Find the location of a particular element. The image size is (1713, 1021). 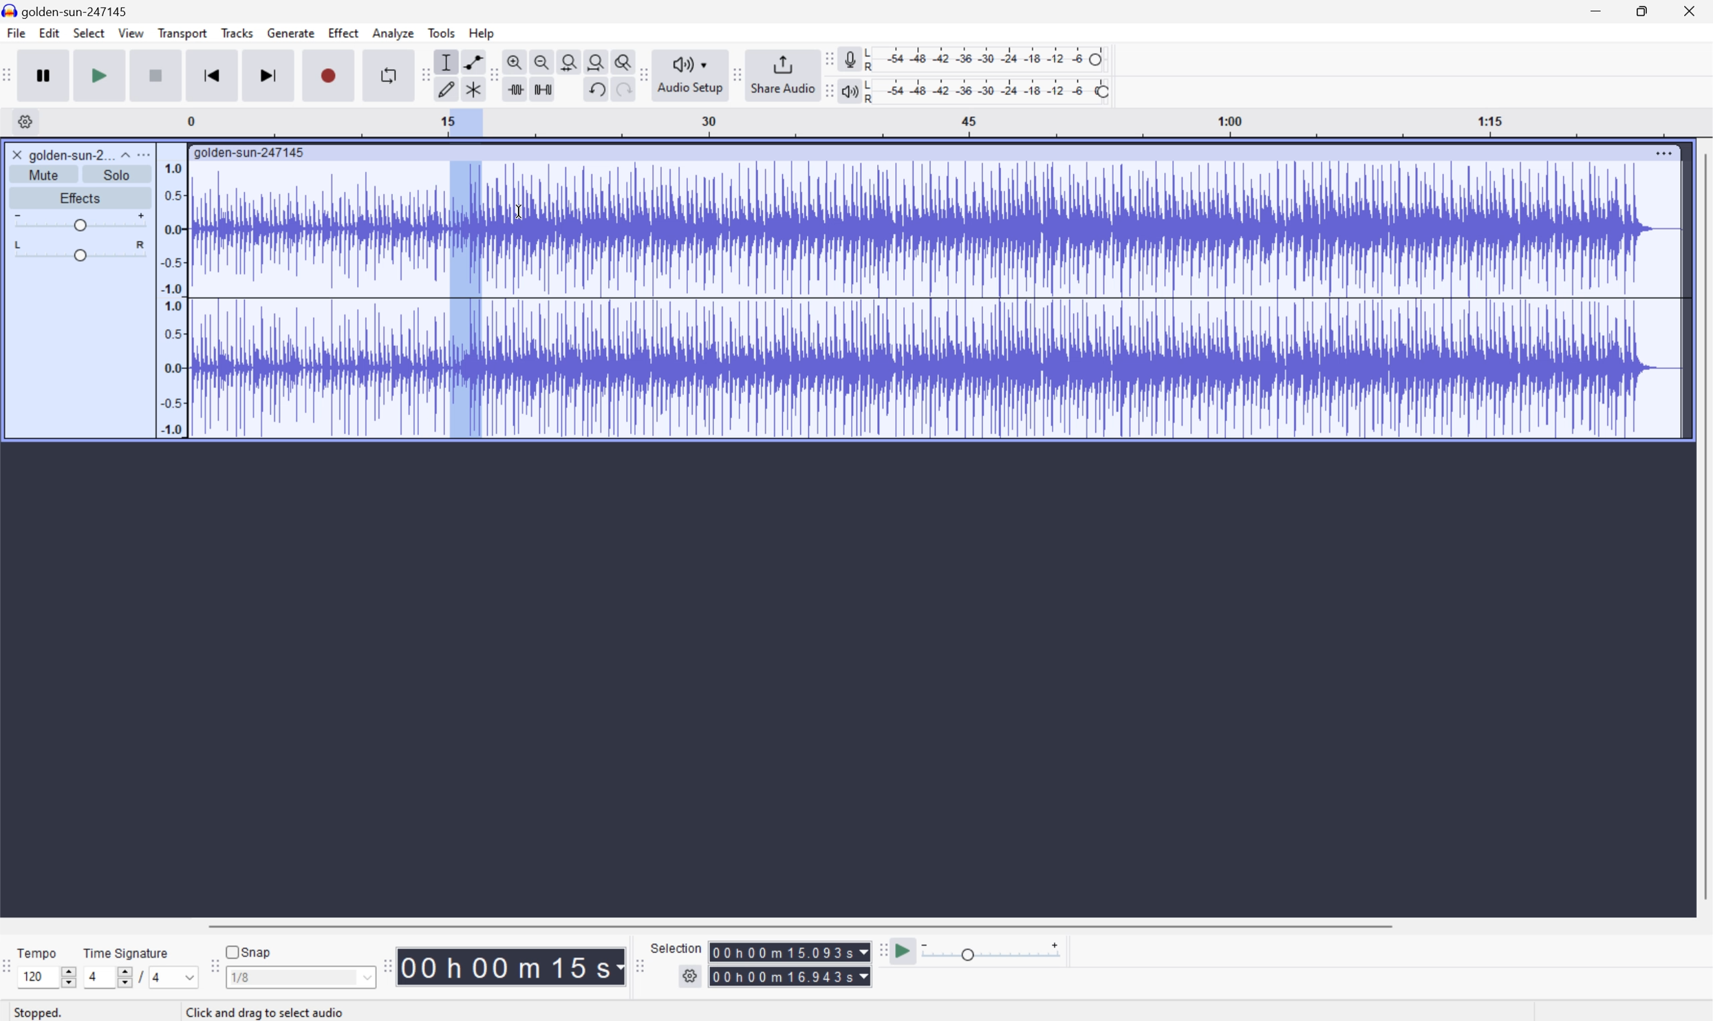

Scale is located at coordinates (950, 123).